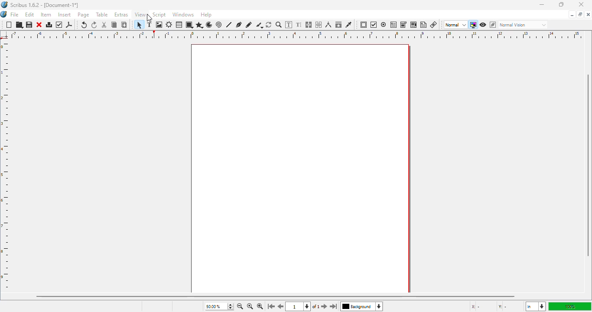 This screenshot has width=592, height=312. Describe the element at coordinates (49, 25) in the screenshot. I see `print` at that location.